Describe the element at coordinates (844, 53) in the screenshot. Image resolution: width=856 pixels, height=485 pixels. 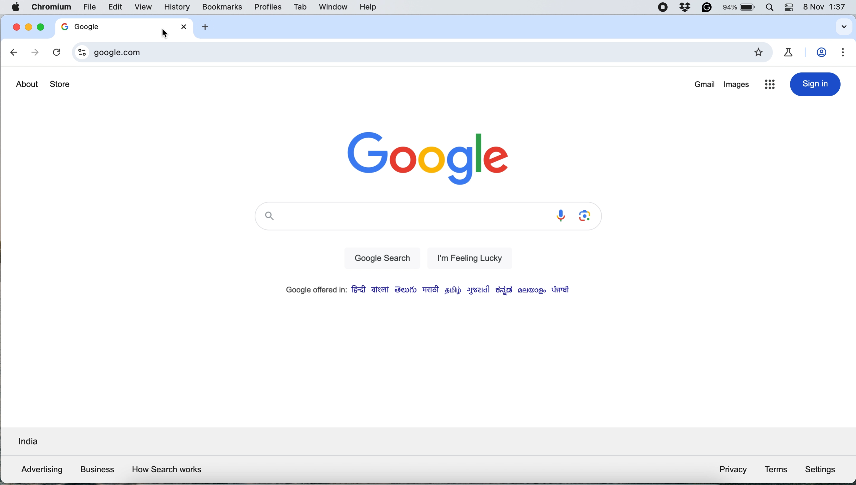
I see `settings` at that location.